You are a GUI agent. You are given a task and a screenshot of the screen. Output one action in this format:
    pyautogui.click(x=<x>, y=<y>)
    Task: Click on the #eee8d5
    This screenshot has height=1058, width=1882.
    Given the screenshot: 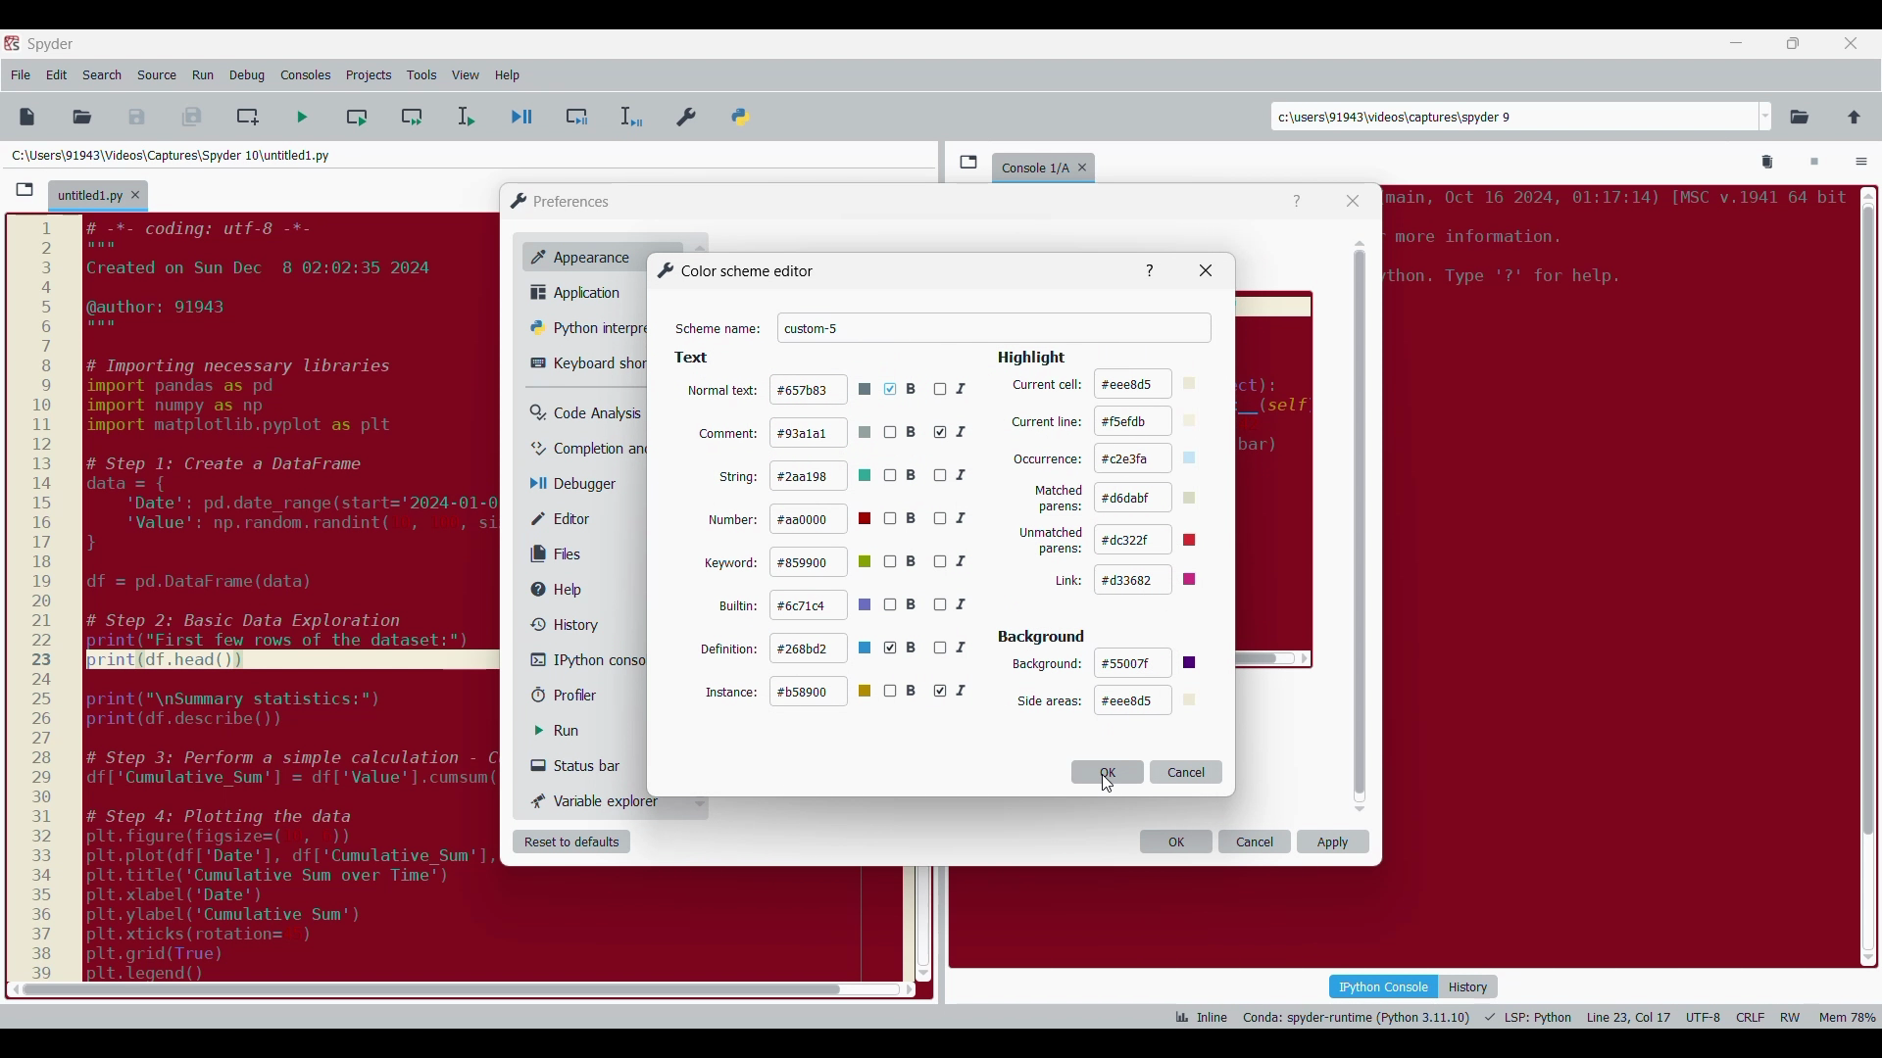 What is the action you would take?
    pyautogui.click(x=1148, y=382)
    